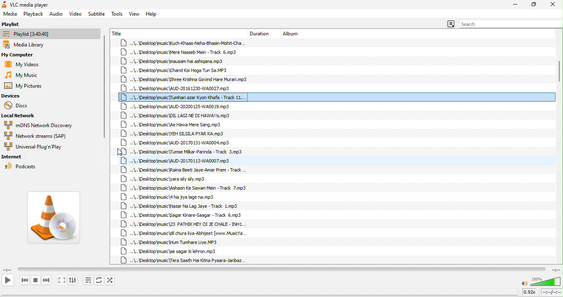 This screenshot has width=563, height=297. I want to click on ..\..\Desktop\music\Tumse Mikar-Parinda - Track 3.mp3, so click(184, 151).